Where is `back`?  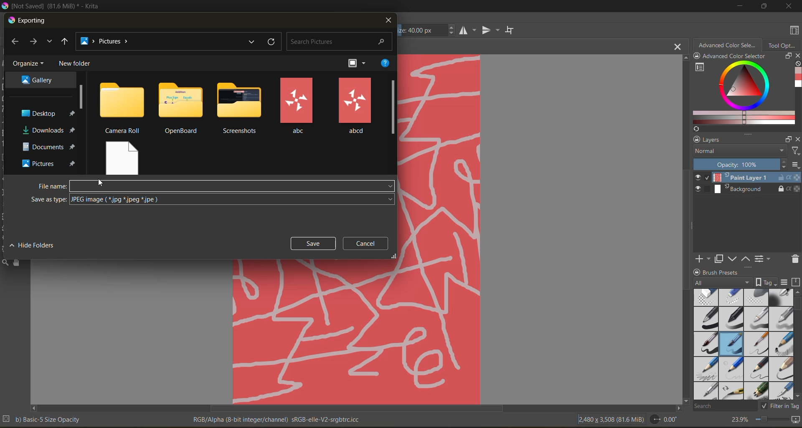 back is located at coordinates (15, 41).